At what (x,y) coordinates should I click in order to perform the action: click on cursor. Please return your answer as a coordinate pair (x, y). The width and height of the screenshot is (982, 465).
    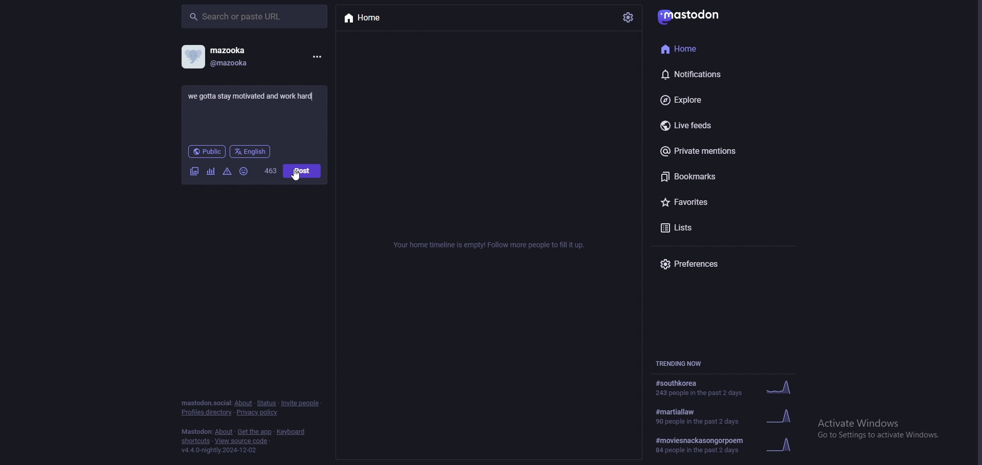
    Looking at the image, I should click on (296, 175).